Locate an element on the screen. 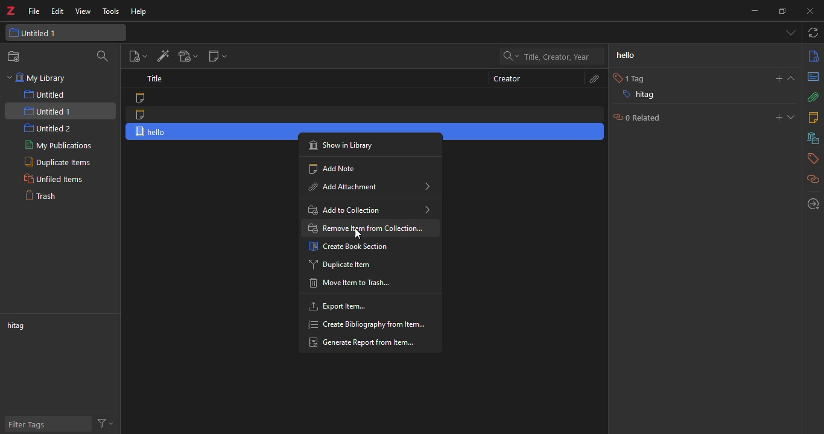  add attachment is located at coordinates (185, 55).